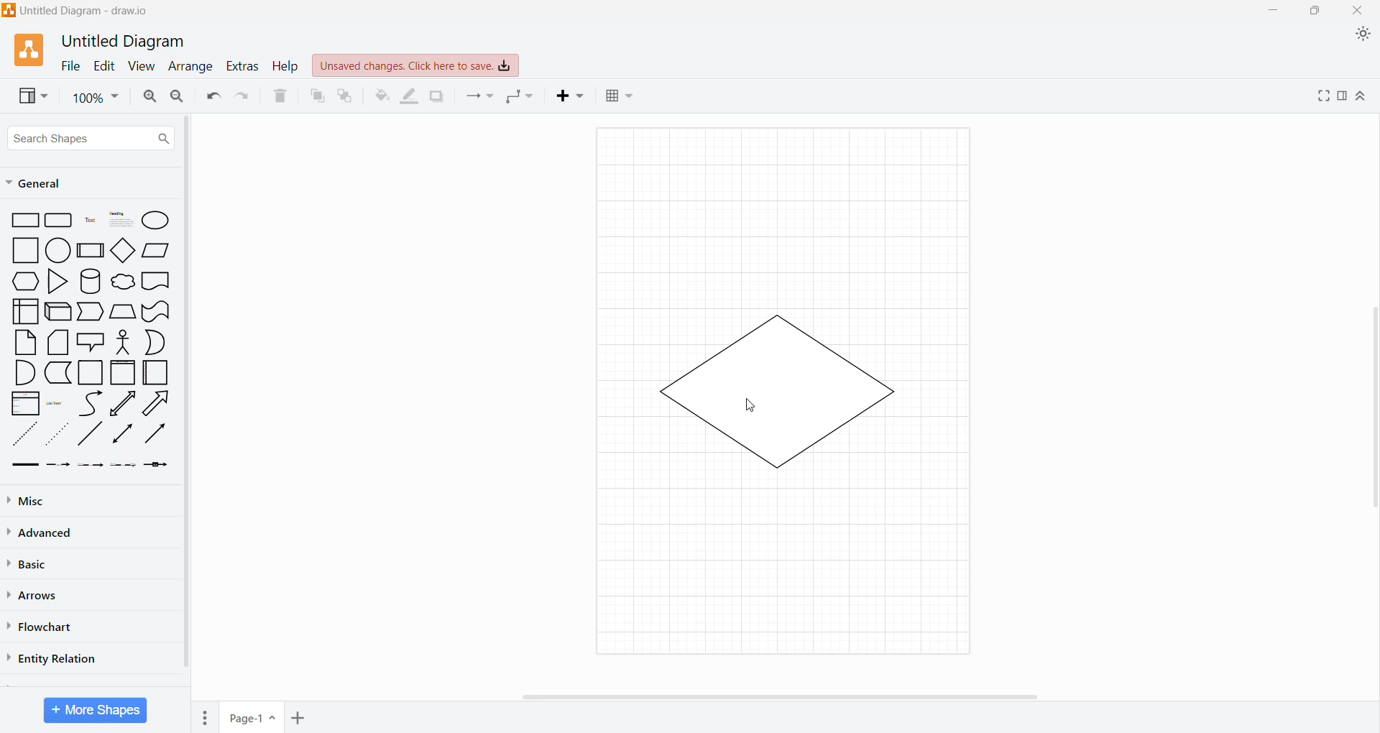 This screenshot has height=733, width=1380. Describe the element at coordinates (103, 65) in the screenshot. I see `Edit` at that location.